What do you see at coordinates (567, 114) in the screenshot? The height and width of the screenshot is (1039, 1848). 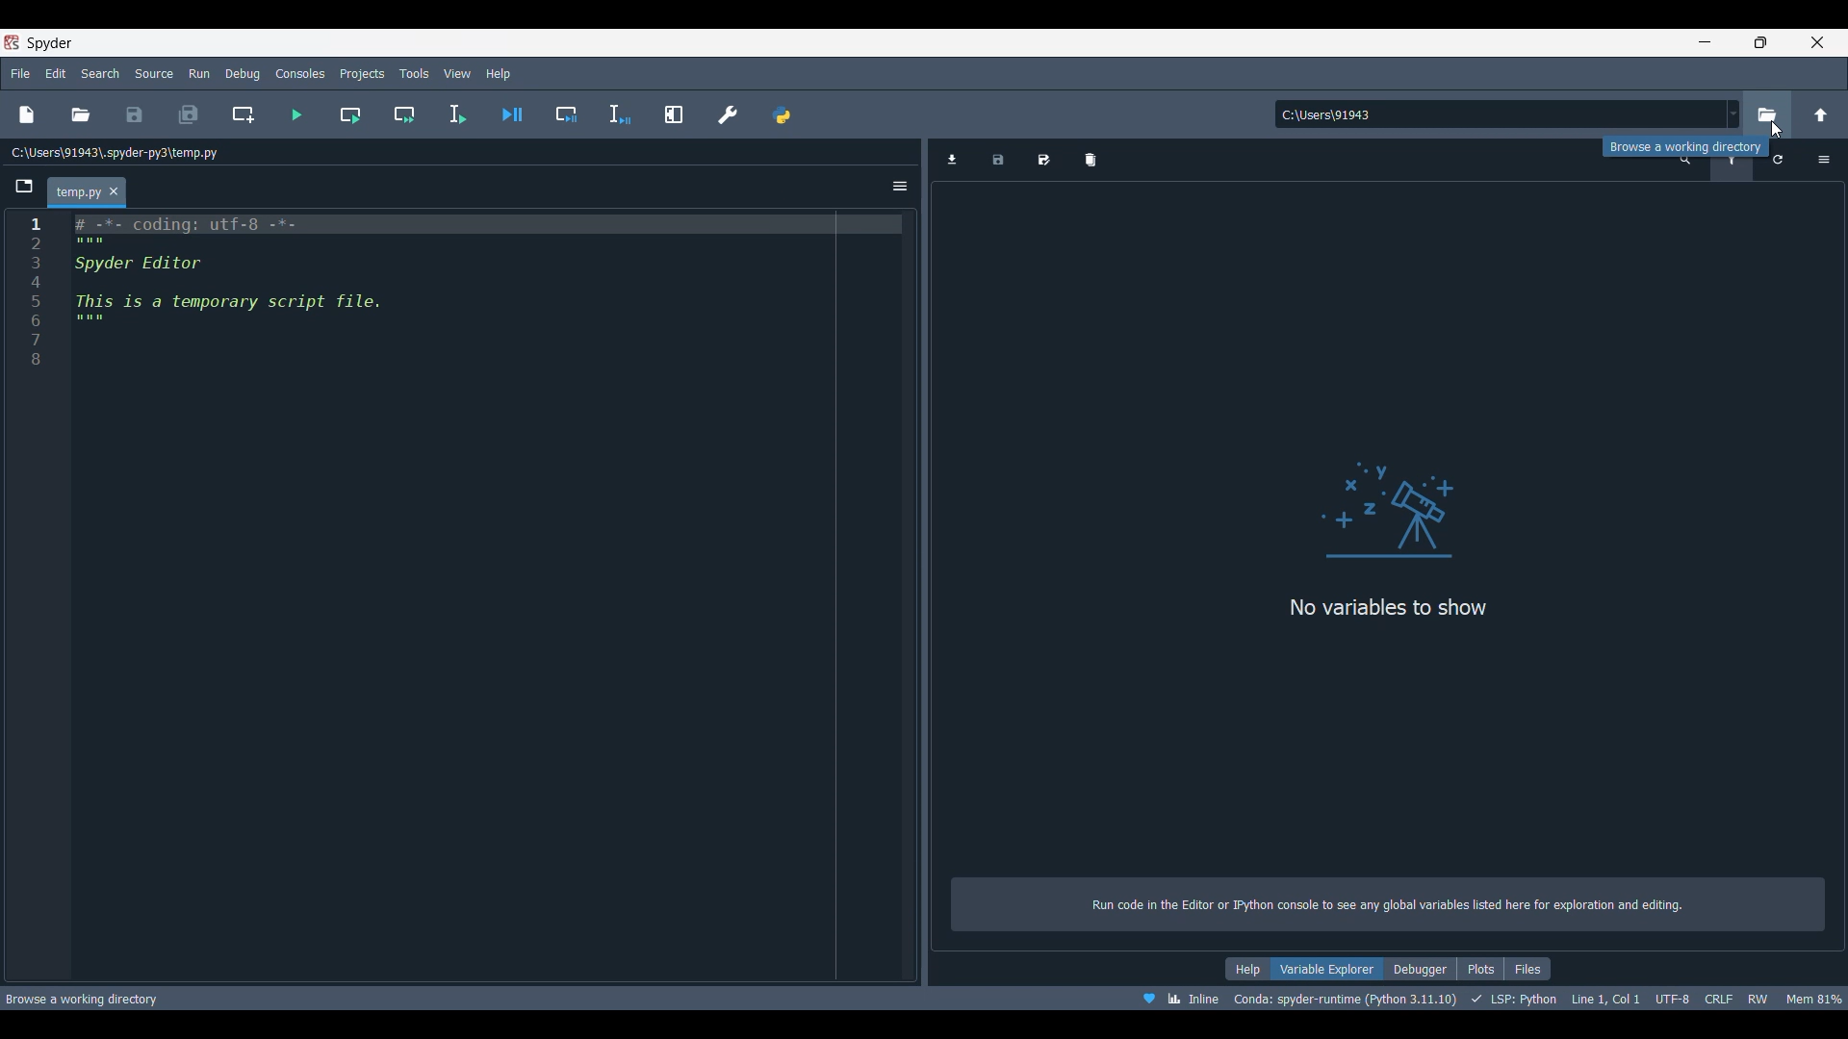 I see `Debug cell` at bounding box center [567, 114].